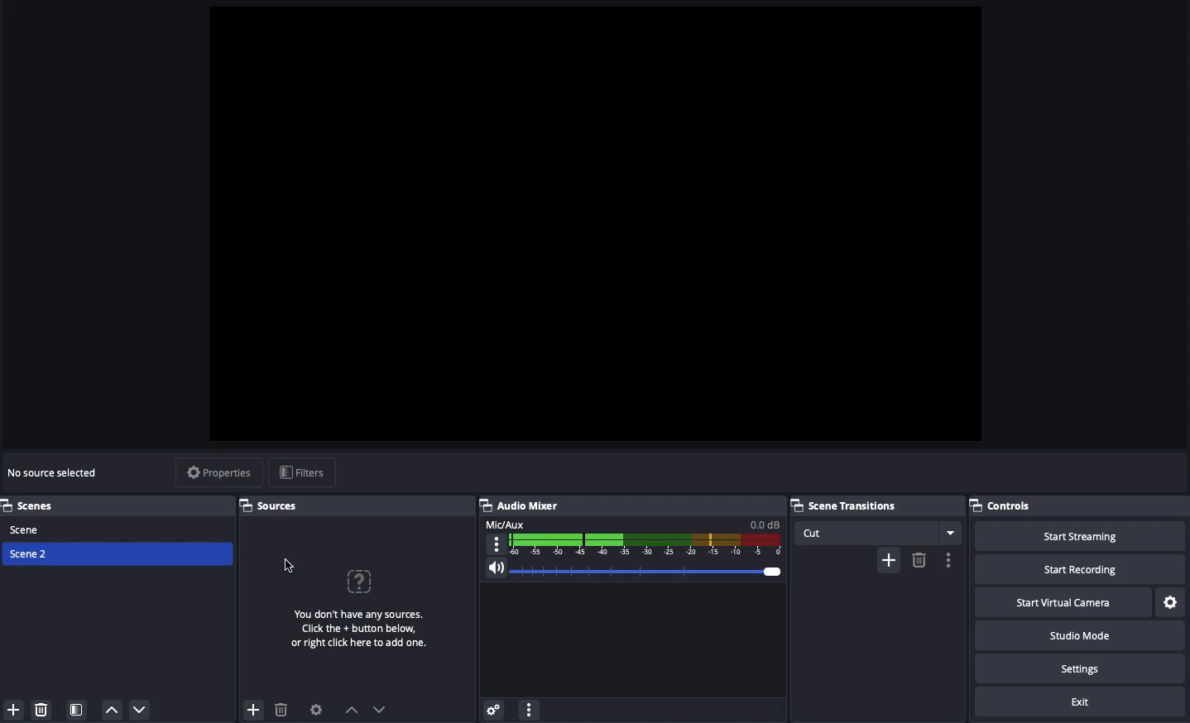 This screenshot has width=1190, height=723. What do you see at coordinates (113, 711) in the screenshot?
I see `Move up` at bounding box center [113, 711].